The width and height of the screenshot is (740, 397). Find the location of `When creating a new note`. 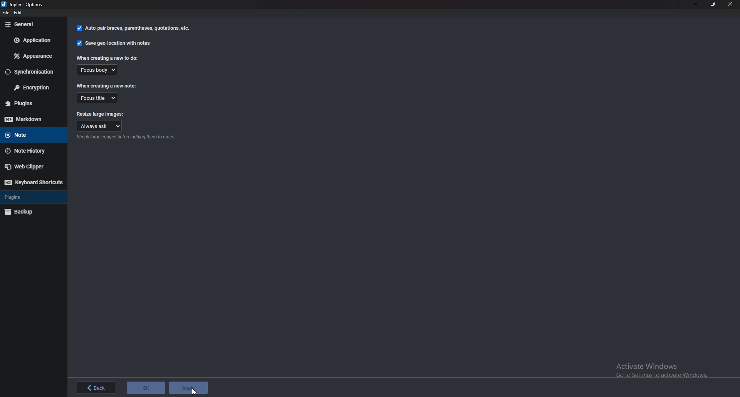

When creating a new note is located at coordinates (106, 86).